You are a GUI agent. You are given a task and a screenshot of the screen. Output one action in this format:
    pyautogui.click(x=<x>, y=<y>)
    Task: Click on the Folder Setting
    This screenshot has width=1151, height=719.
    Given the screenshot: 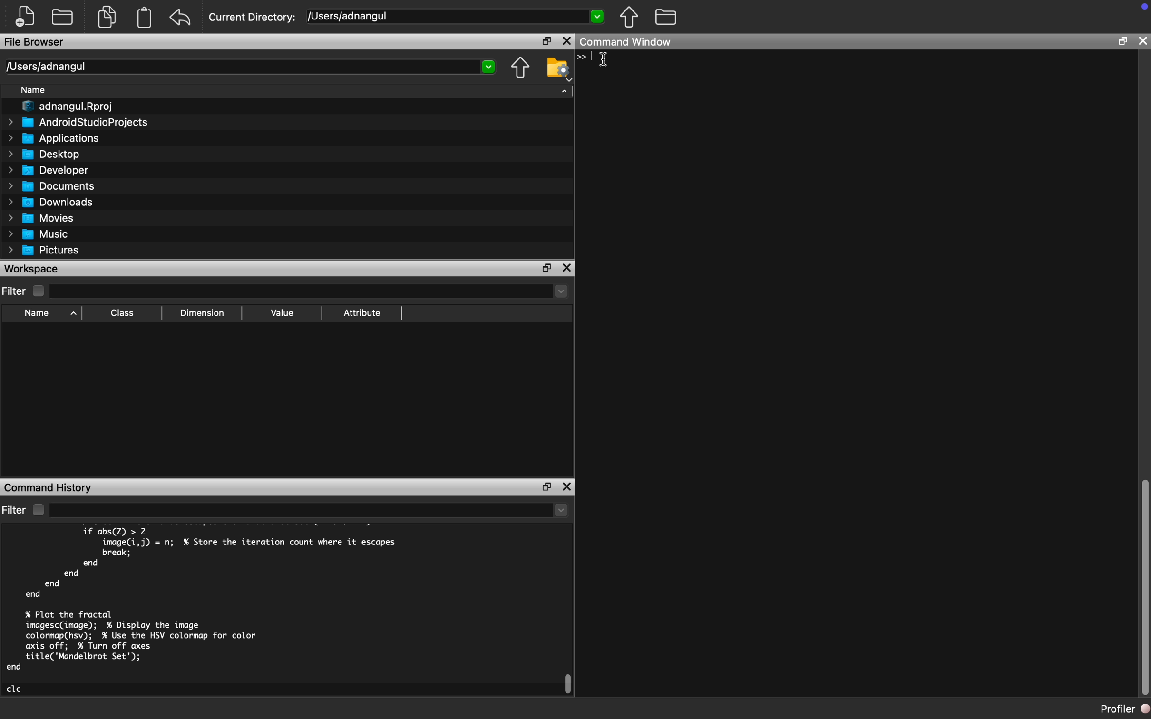 What is the action you would take?
    pyautogui.click(x=556, y=69)
    